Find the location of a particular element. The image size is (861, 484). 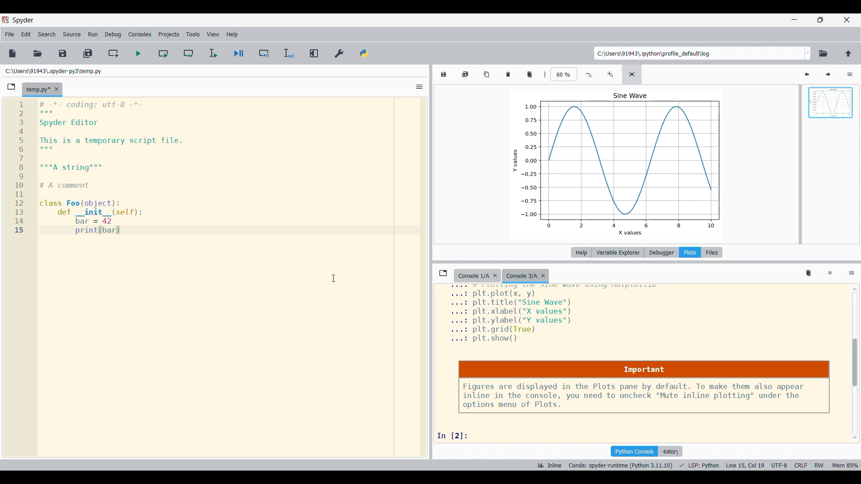

Save file is located at coordinates (63, 54).